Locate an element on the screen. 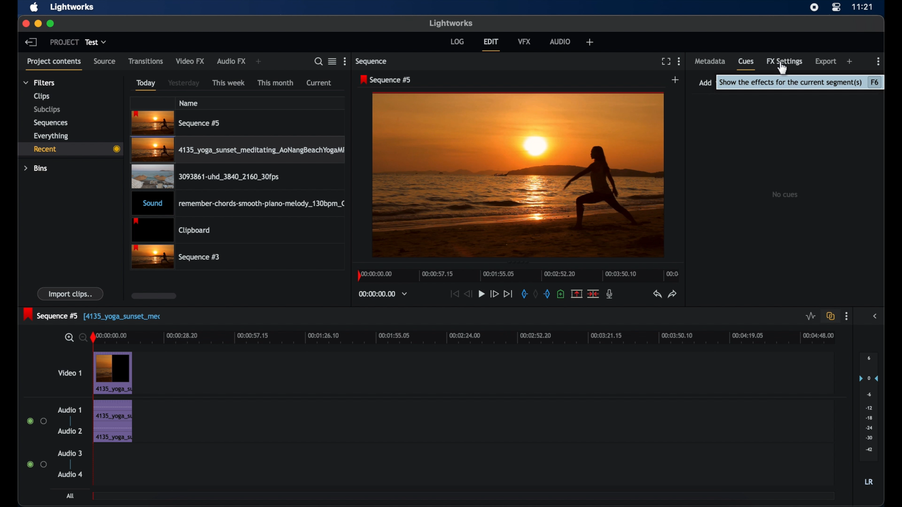  lr is located at coordinates (869, 482).